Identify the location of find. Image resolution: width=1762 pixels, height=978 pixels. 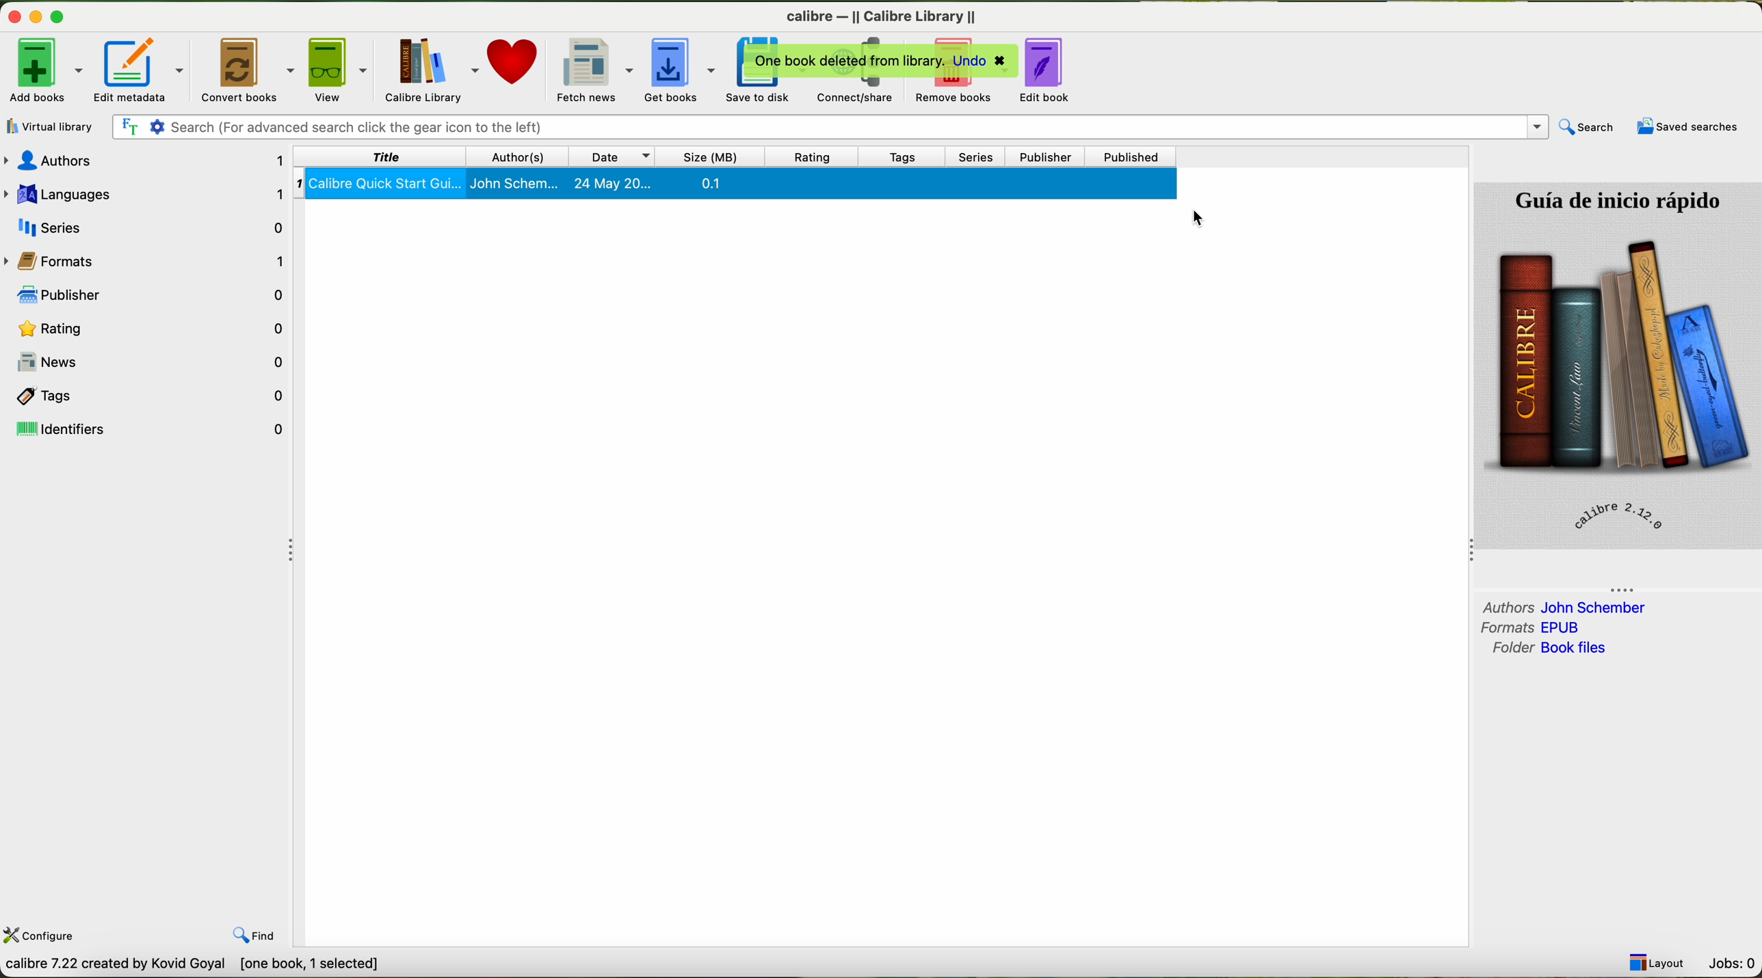
(258, 937).